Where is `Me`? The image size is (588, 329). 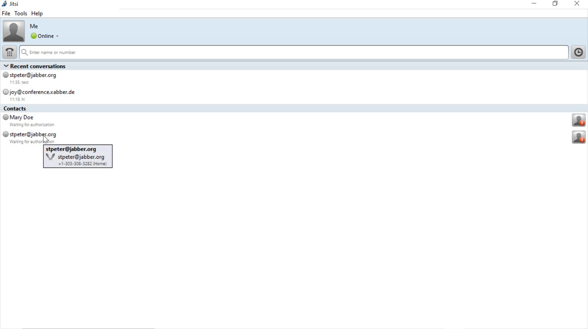
Me is located at coordinates (36, 26).